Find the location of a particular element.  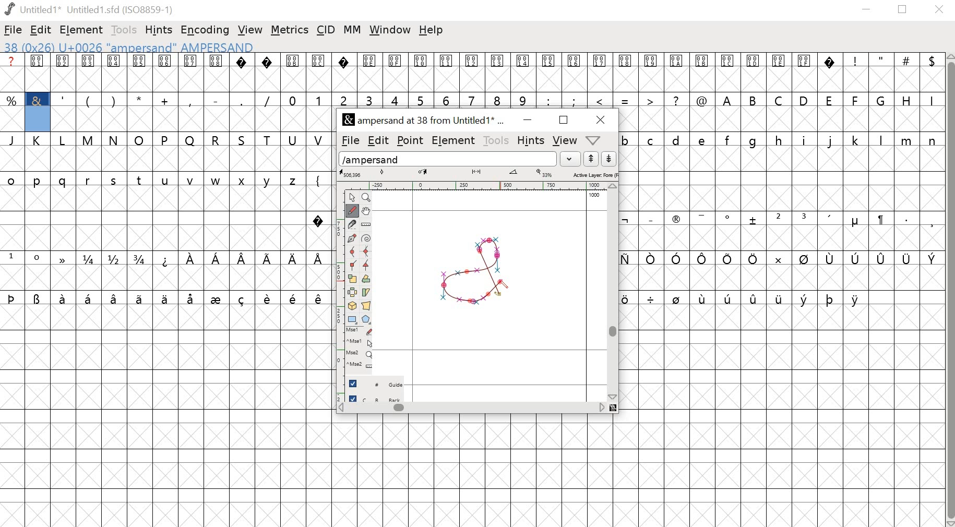

close is located at coordinates (941, 10).